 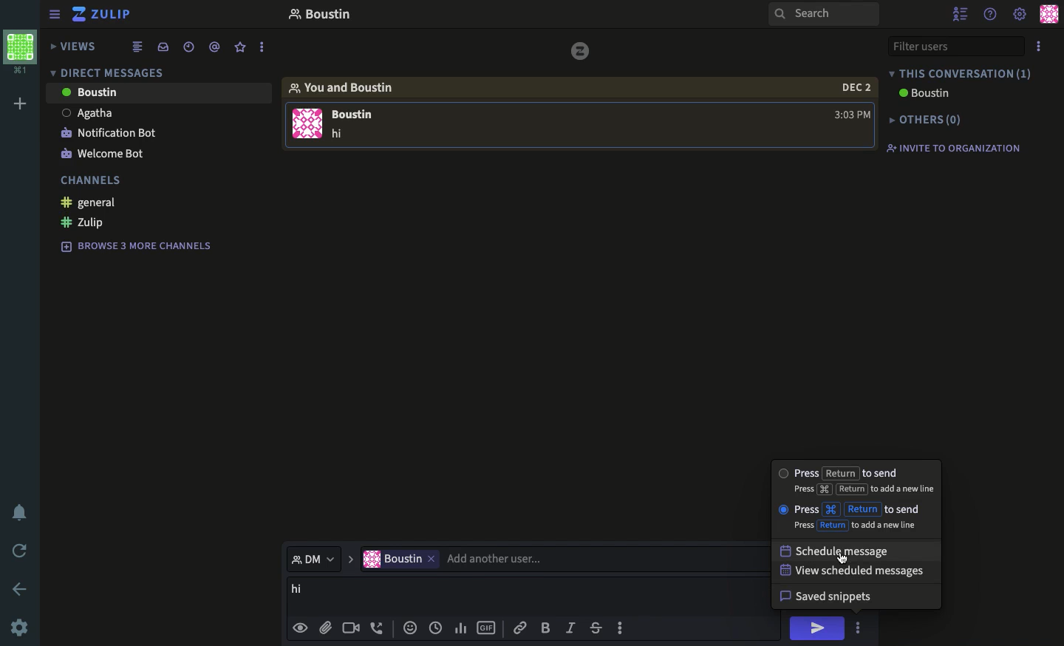 What do you see at coordinates (319, 559) in the screenshot?
I see `dm` at bounding box center [319, 559].